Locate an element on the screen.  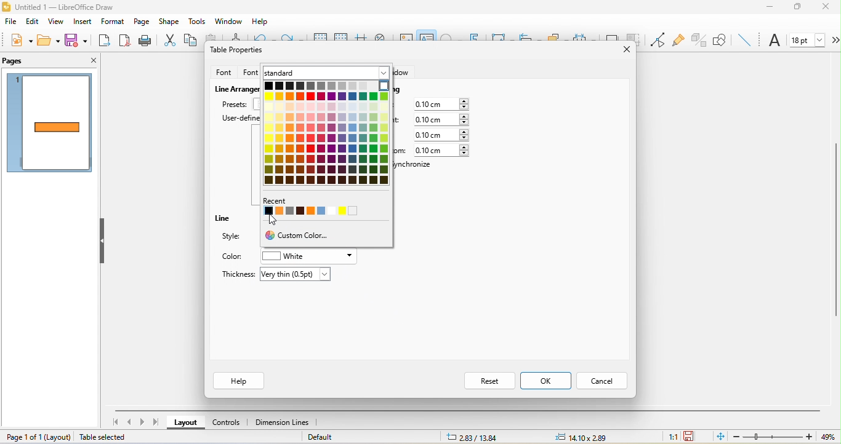
cancel is located at coordinates (603, 381).